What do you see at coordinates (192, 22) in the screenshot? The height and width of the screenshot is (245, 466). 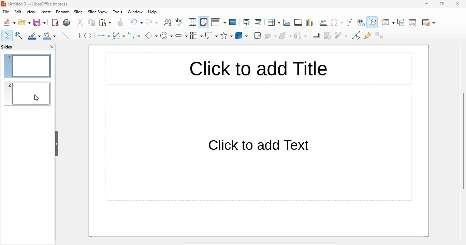 I see `display grid` at bounding box center [192, 22].